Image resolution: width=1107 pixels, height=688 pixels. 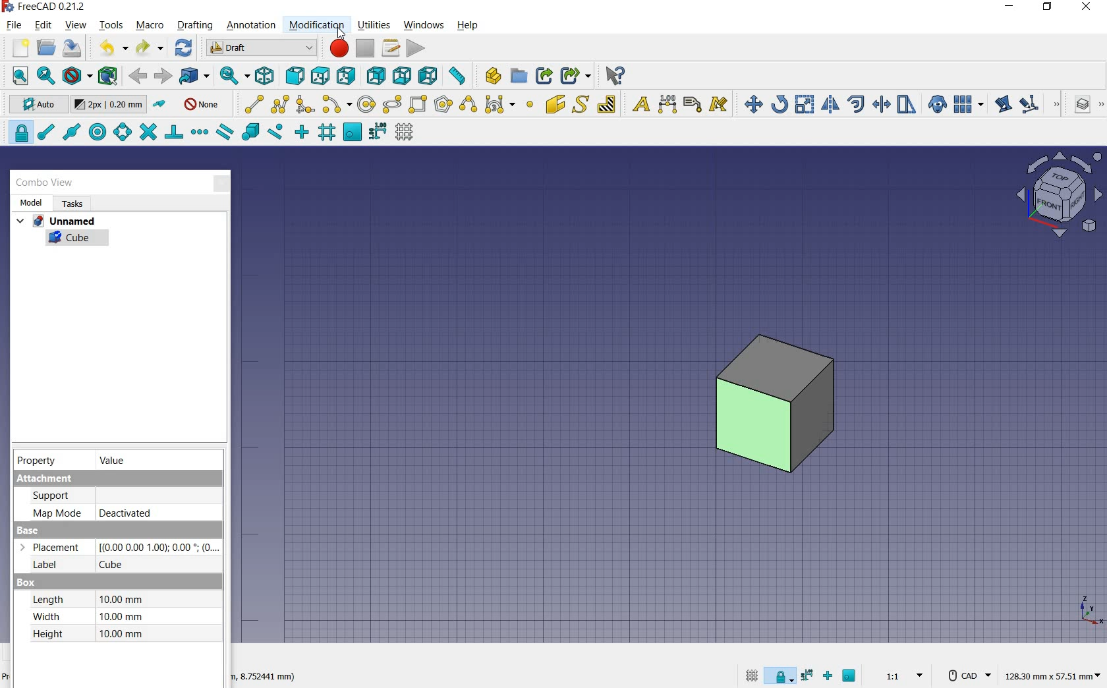 I want to click on property, so click(x=36, y=461).